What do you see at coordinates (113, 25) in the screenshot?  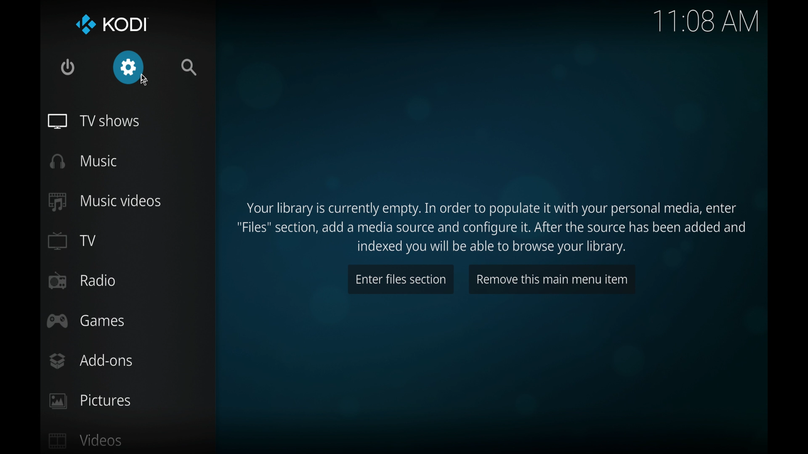 I see `kodi` at bounding box center [113, 25].